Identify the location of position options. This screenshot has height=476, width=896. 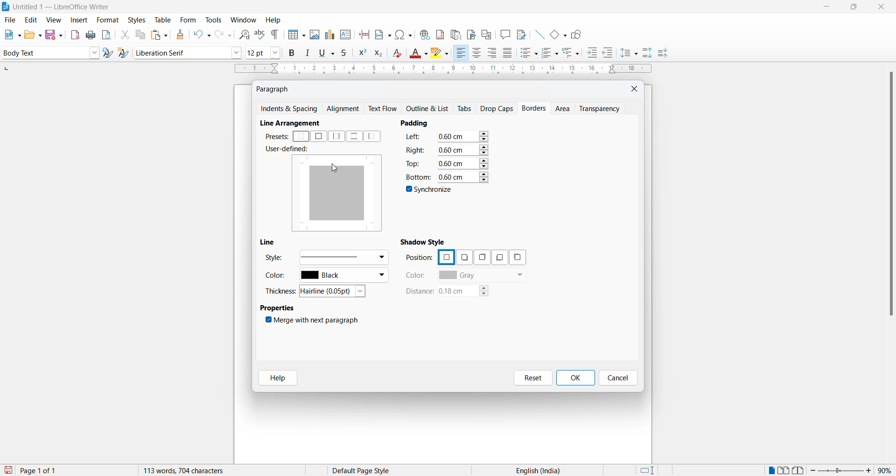
(518, 257).